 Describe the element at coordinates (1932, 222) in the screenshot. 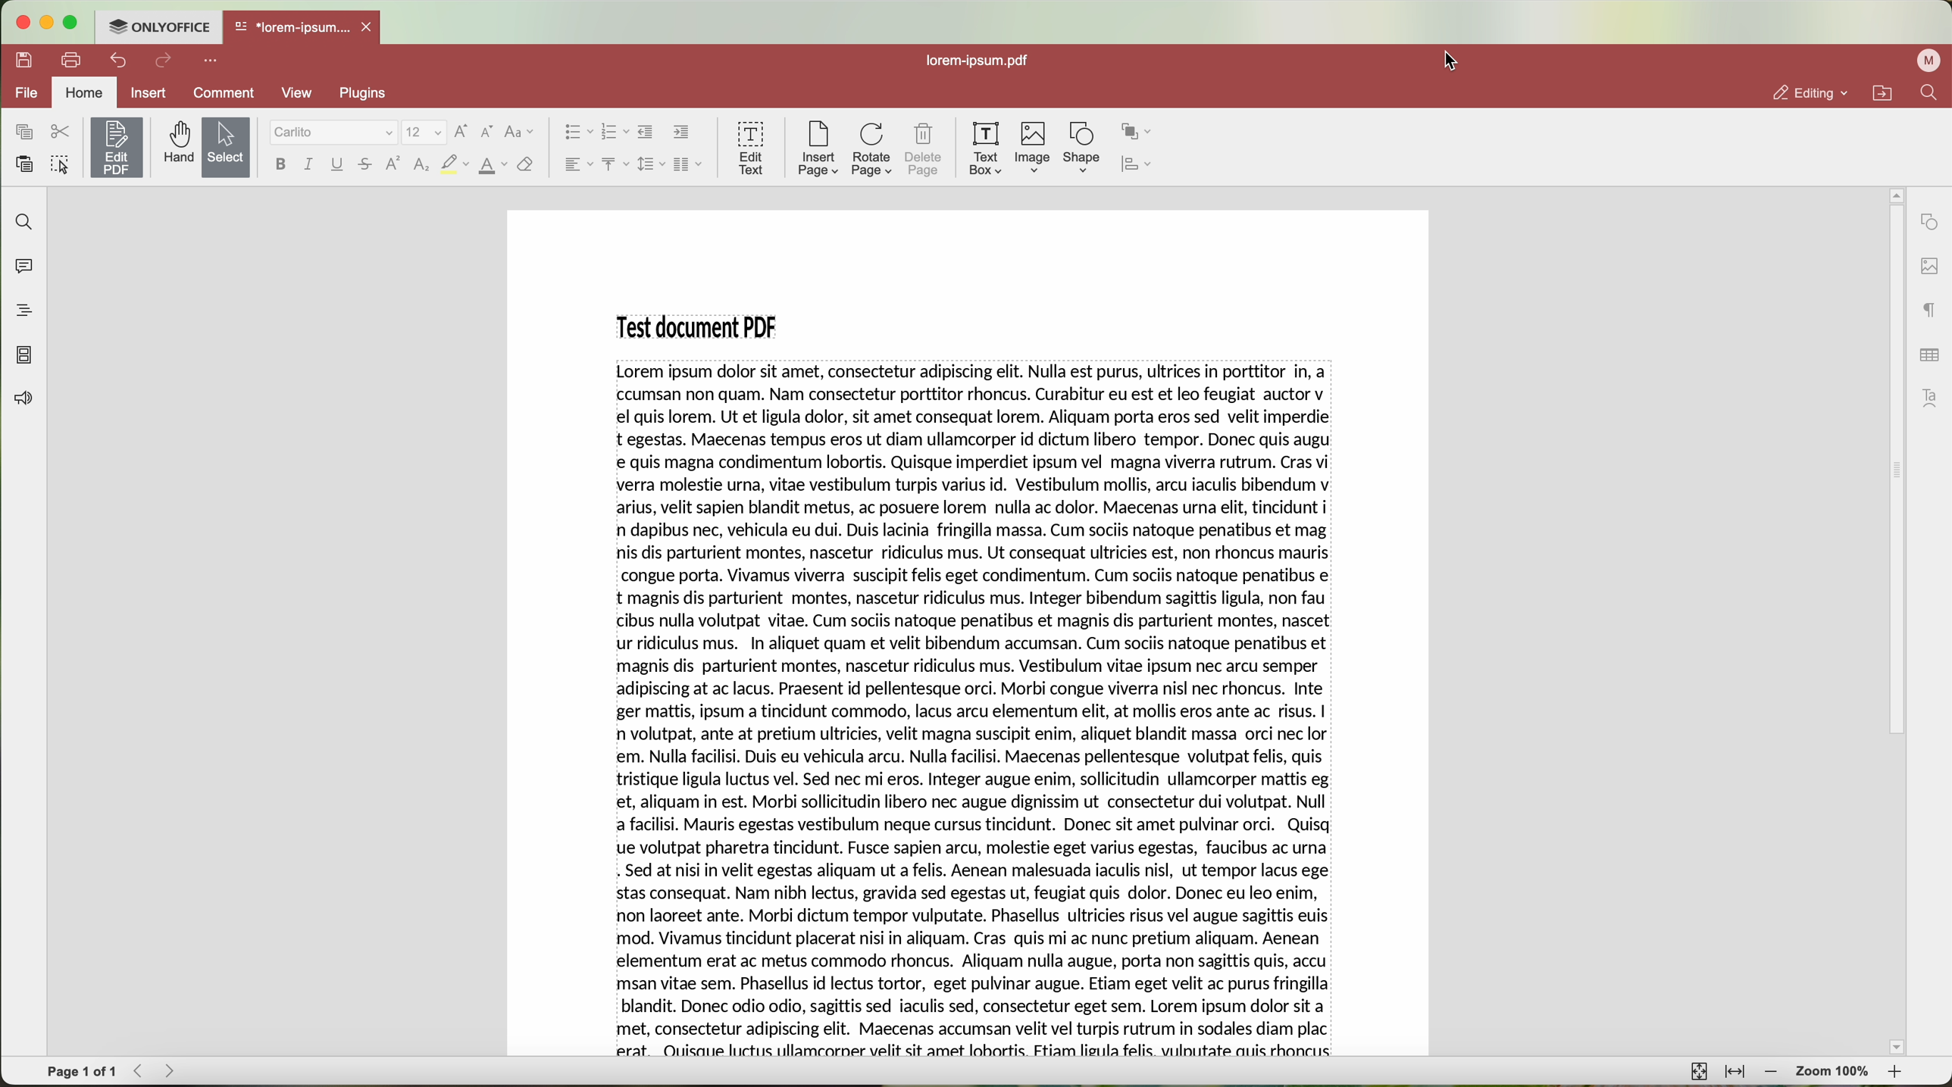

I see `shape settings` at that location.